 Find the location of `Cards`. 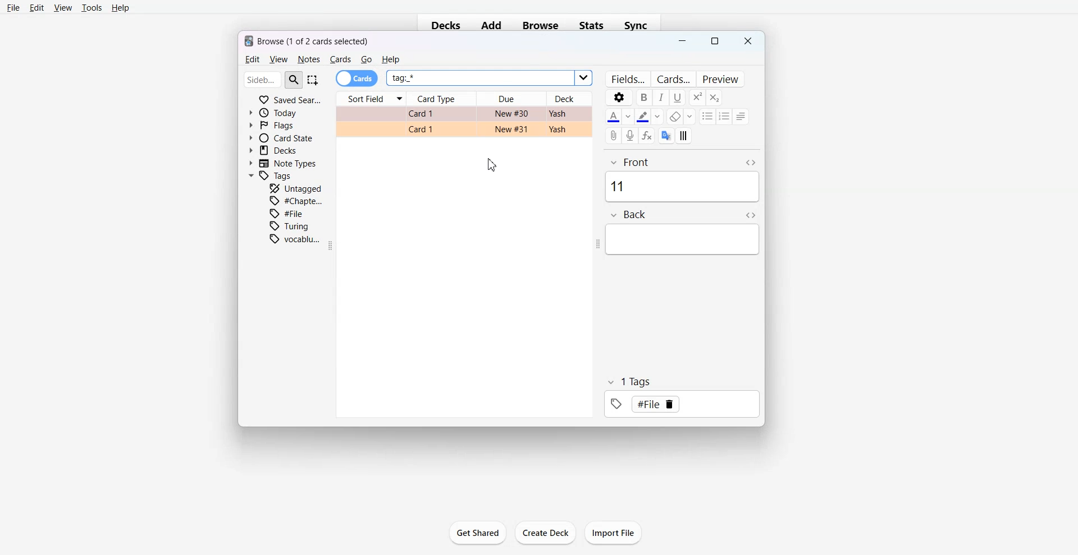

Cards is located at coordinates (357, 78).